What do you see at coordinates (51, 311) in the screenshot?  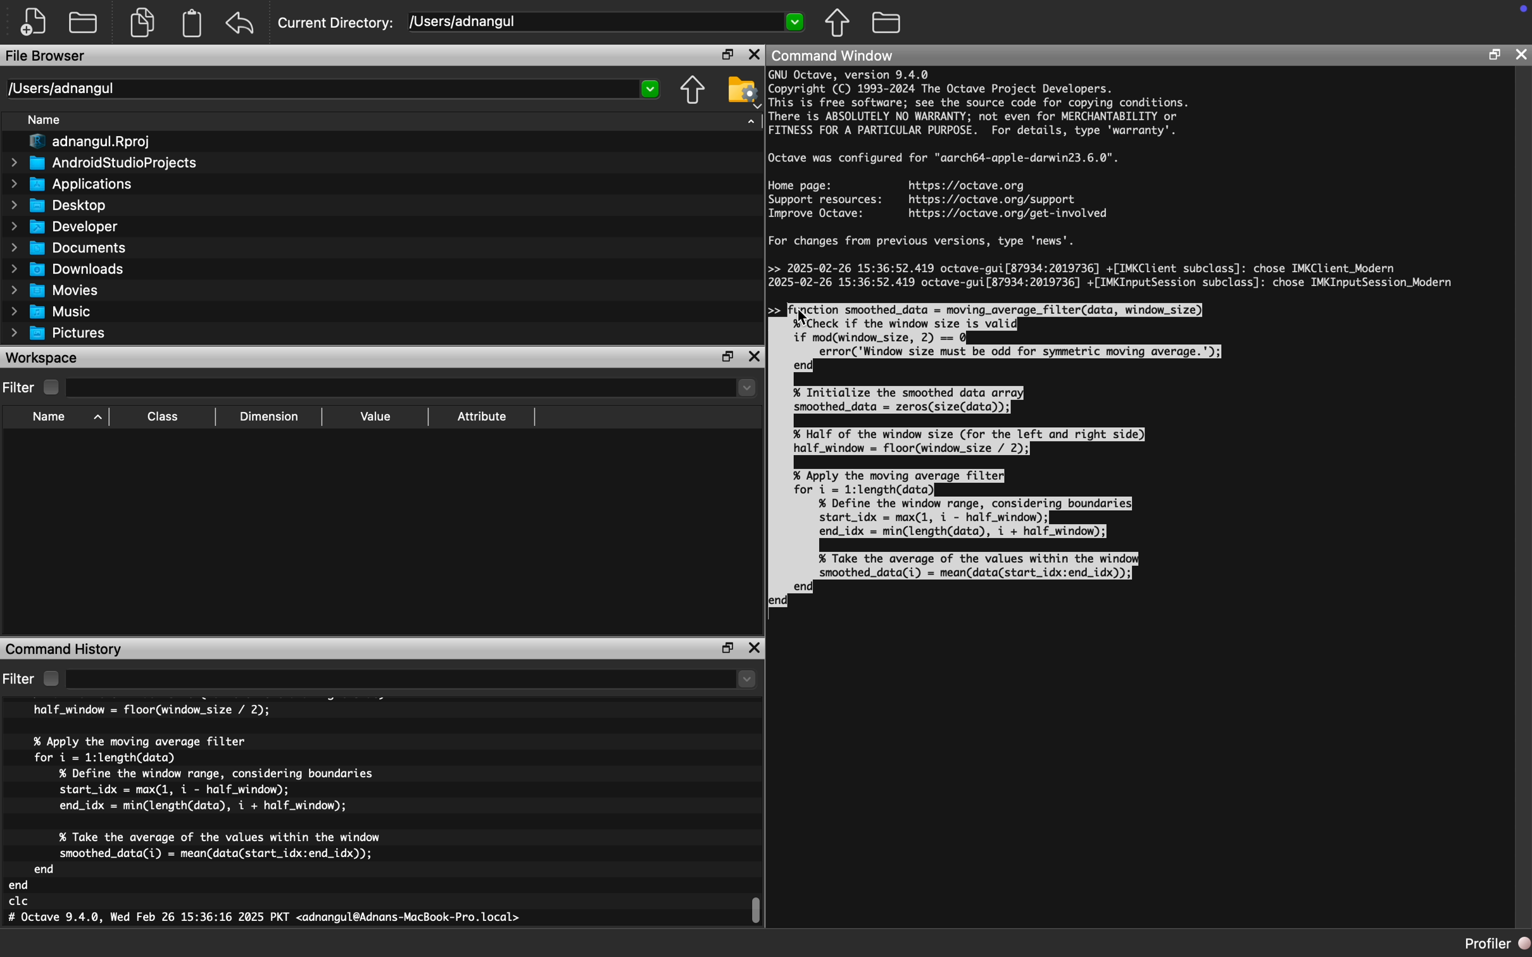 I see `Music` at bounding box center [51, 311].